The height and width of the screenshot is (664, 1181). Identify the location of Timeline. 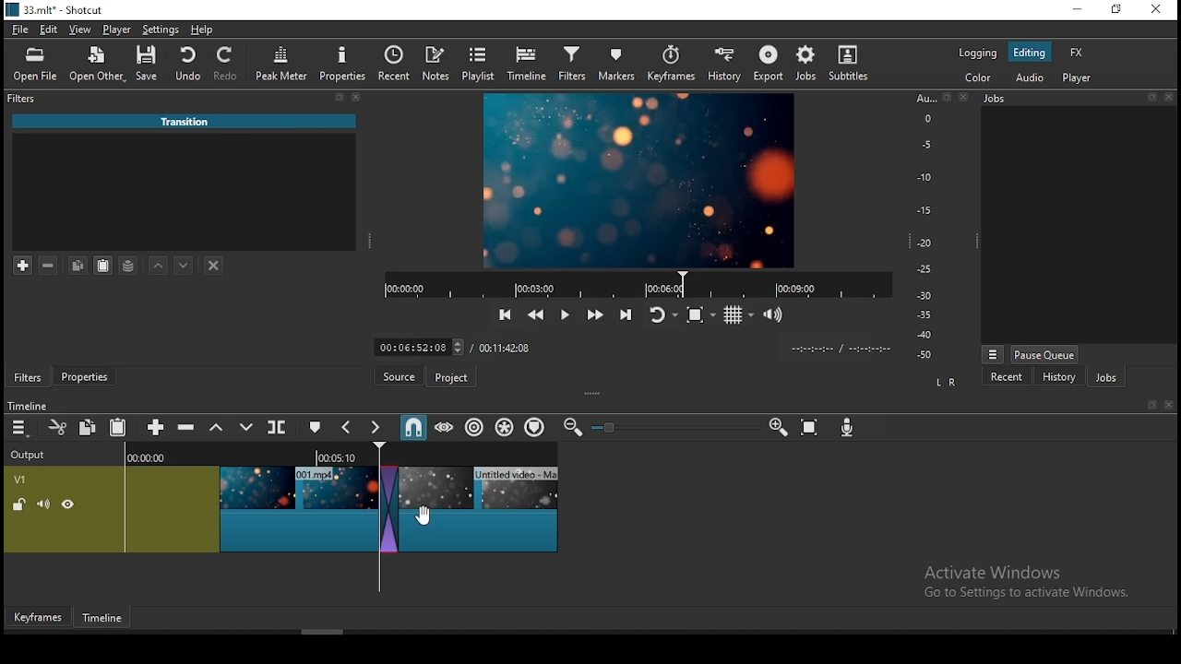
(105, 614).